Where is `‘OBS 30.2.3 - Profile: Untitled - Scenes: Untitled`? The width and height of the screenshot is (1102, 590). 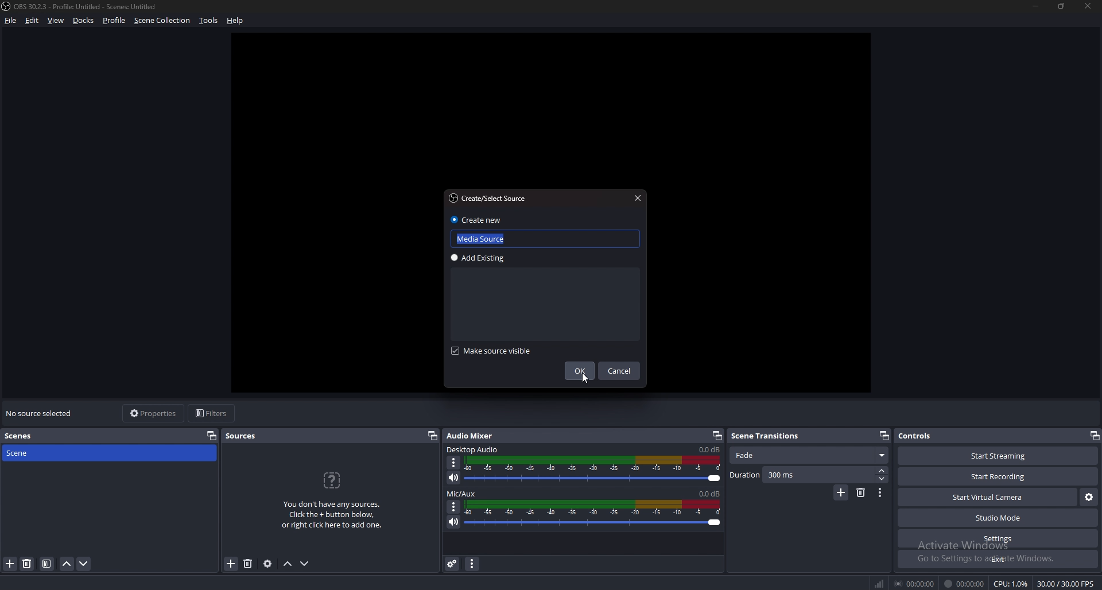
‘OBS 30.2.3 - Profile: Untitled - Scenes: Untitled is located at coordinates (87, 6).